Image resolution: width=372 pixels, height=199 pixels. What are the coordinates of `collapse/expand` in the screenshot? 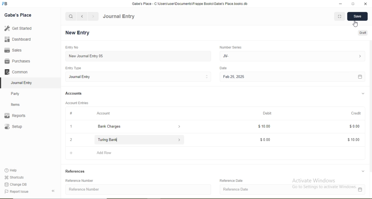 It's located at (363, 94).